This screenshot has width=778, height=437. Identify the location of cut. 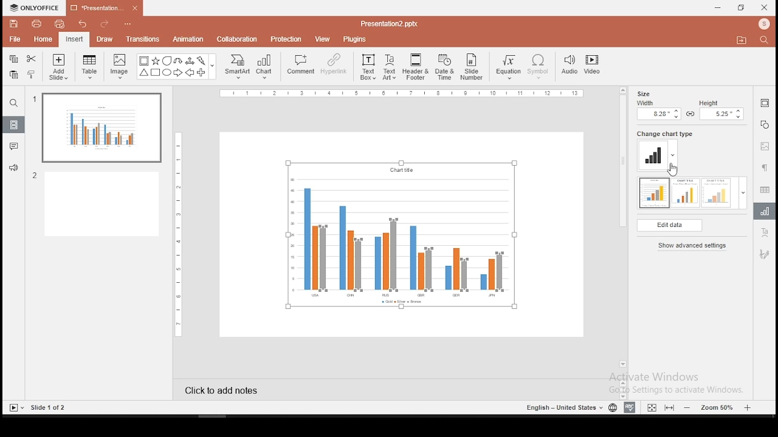
(32, 59).